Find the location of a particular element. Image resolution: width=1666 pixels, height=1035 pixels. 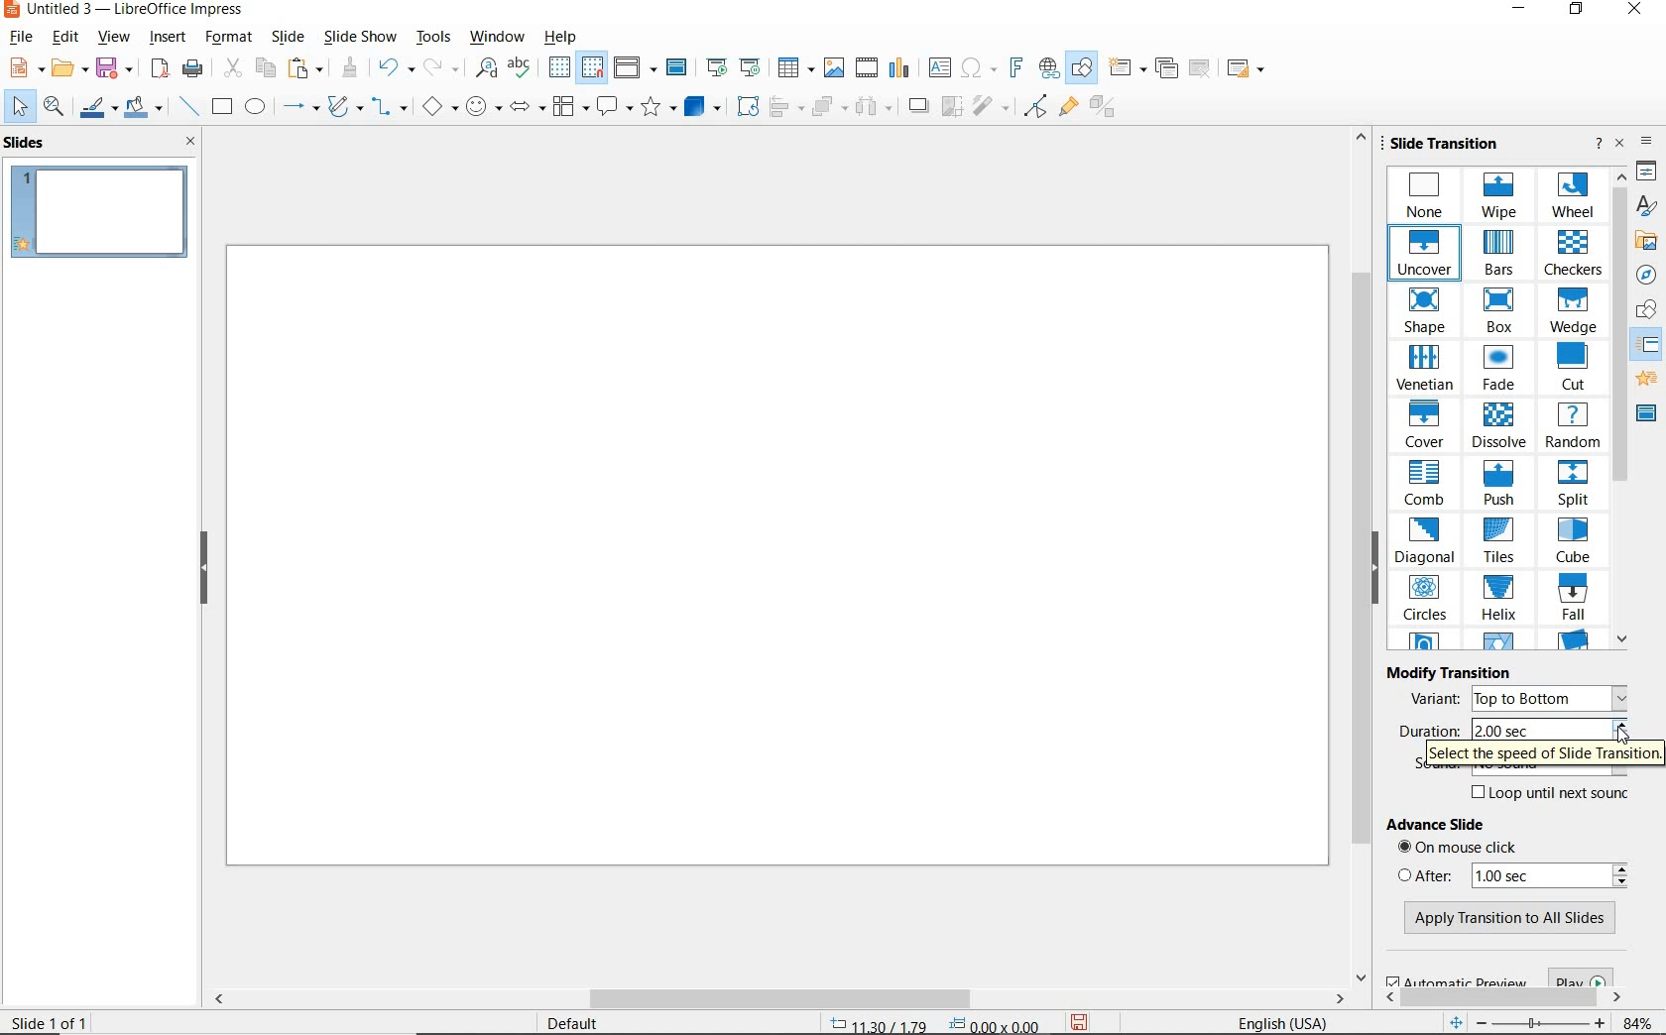

DIAGONAL is located at coordinates (1426, 541).